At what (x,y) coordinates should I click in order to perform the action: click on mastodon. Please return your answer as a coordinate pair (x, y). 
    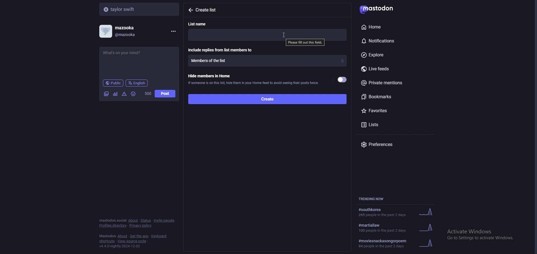
    Looking at the image, I should click on (381, 8).